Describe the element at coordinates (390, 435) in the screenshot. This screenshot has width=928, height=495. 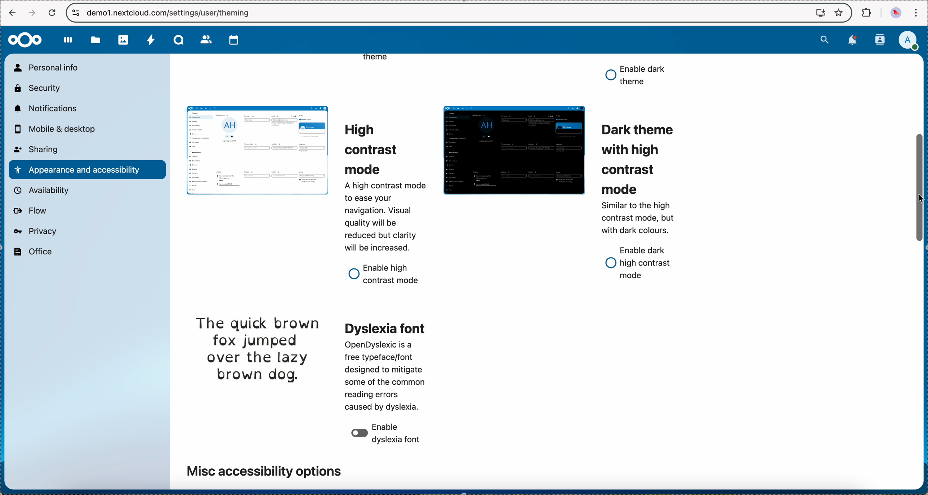
I see `disable dyslexia font option` at that location.